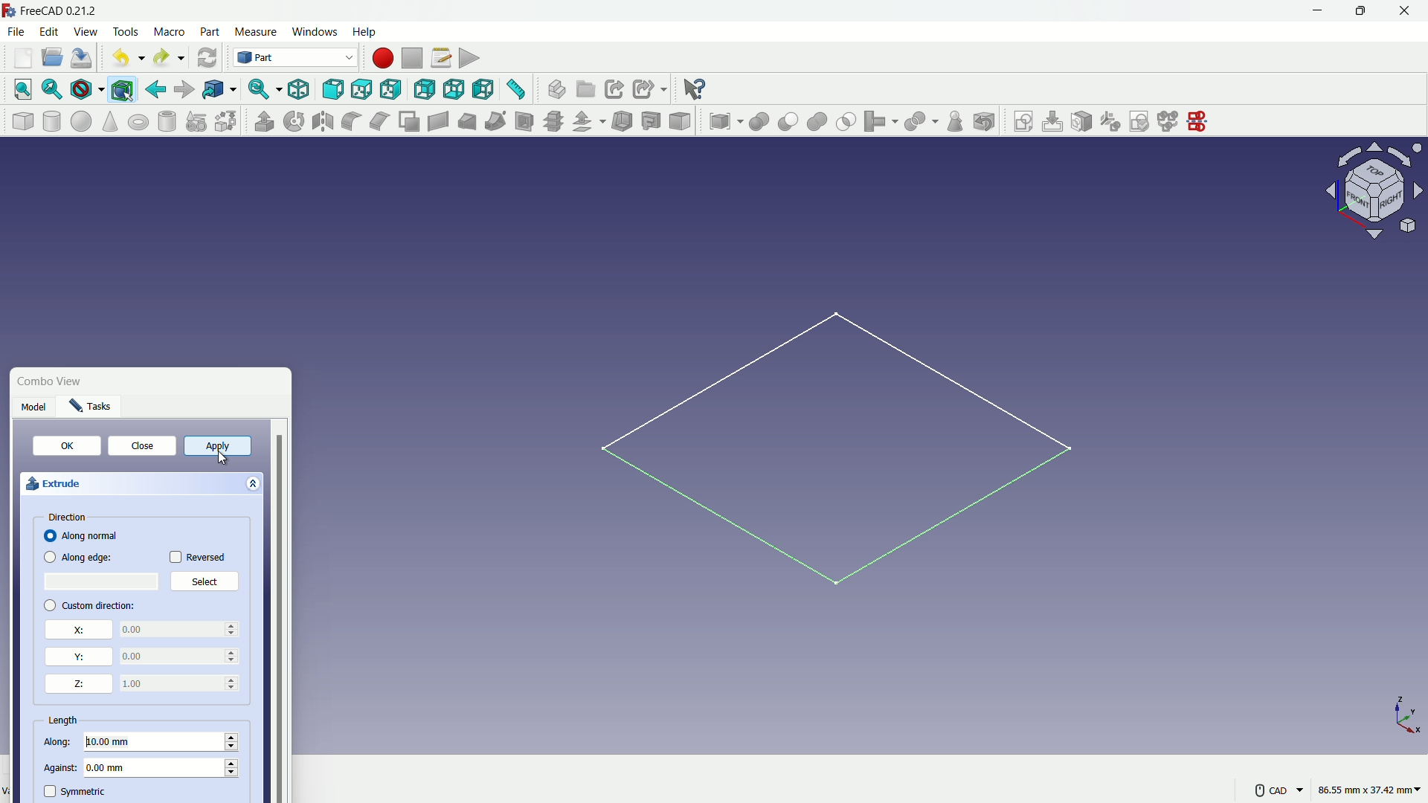 The width and height of the screenshot is (1428, 803). I want to click on checkbox, so click(48, 557).